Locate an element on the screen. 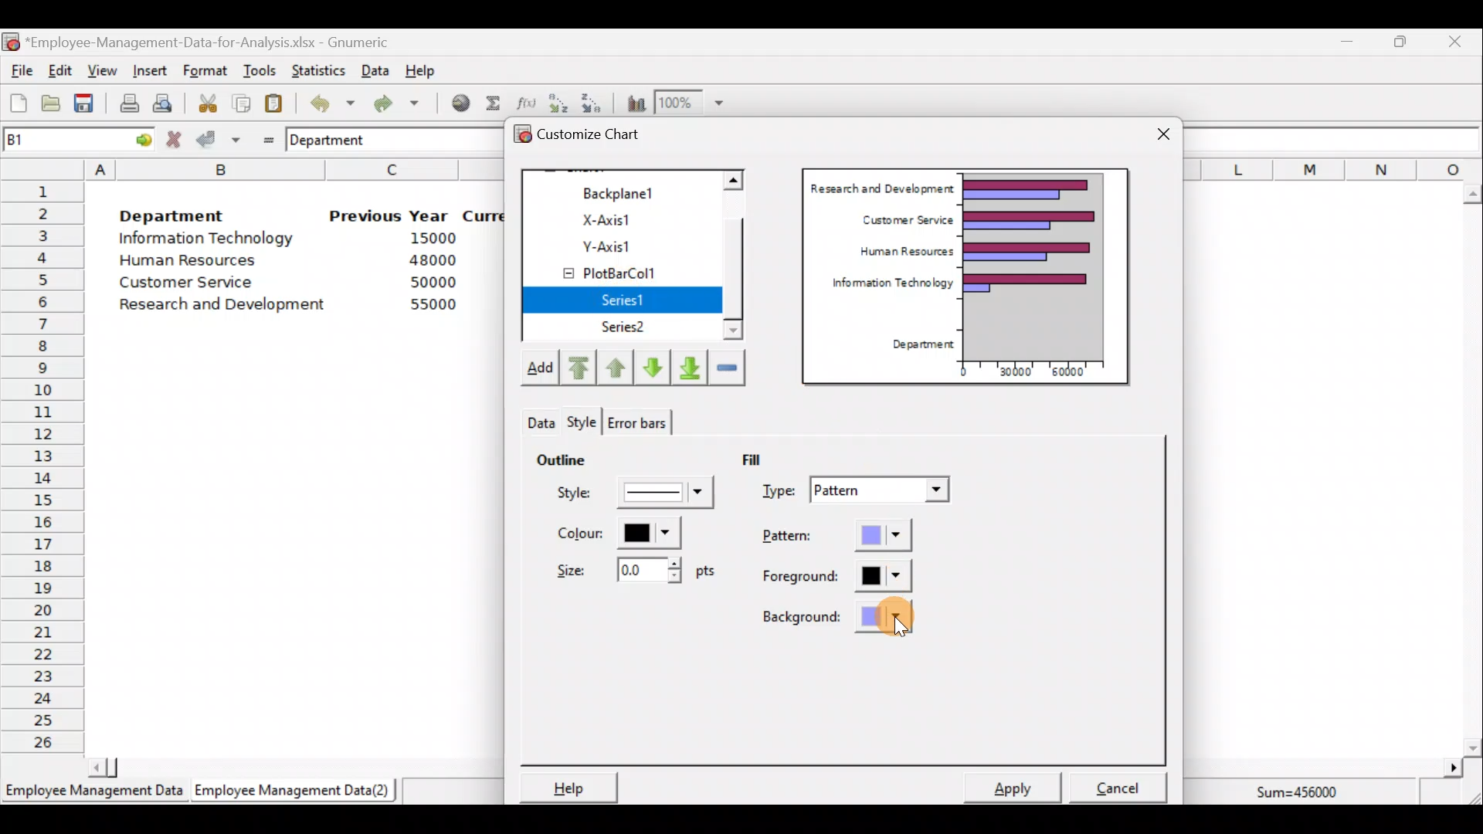  Zoom is located at coordinates (691, 103).